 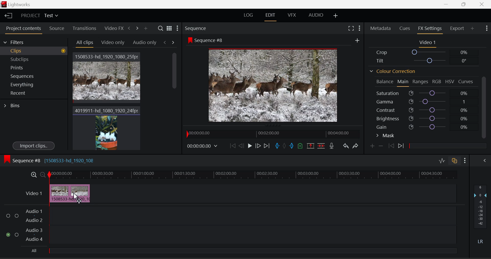 What do you see at coordinates (205, 40) in the screenshot?
I see `Sequence #8` at bounding box center [205, 40].